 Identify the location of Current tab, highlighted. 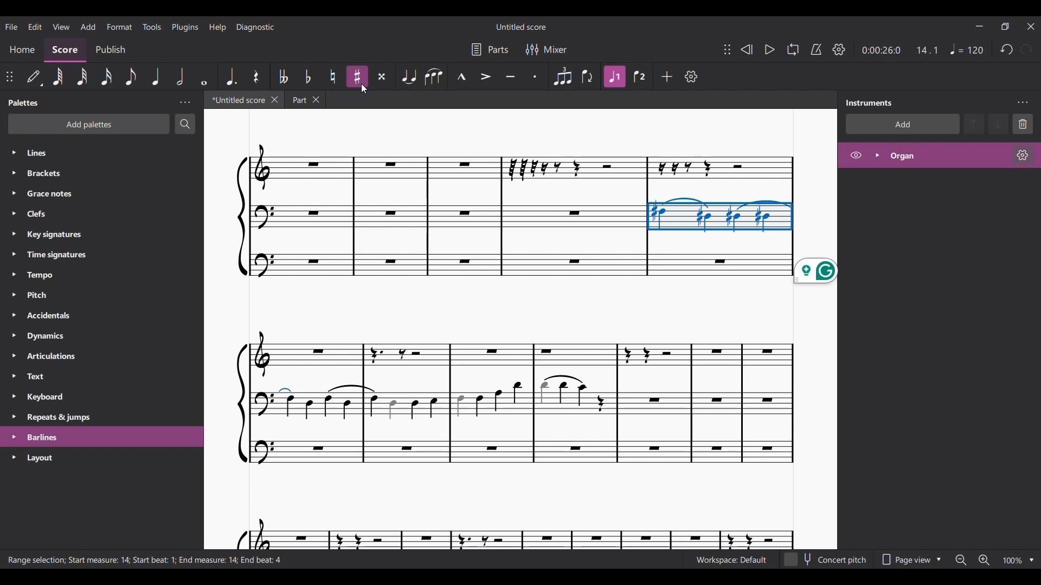
(235, 99).